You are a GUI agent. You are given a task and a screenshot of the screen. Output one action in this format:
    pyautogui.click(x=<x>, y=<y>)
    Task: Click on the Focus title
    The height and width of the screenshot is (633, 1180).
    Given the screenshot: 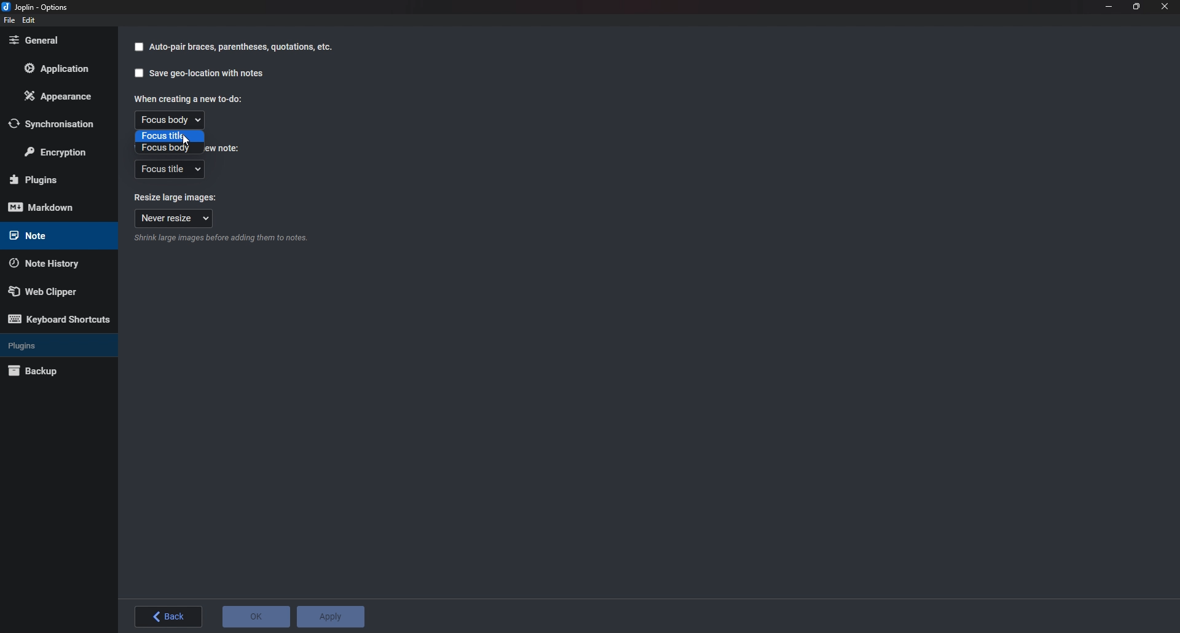 What is the action you would take?
    pyautogui.click(x=170, y=136)
    